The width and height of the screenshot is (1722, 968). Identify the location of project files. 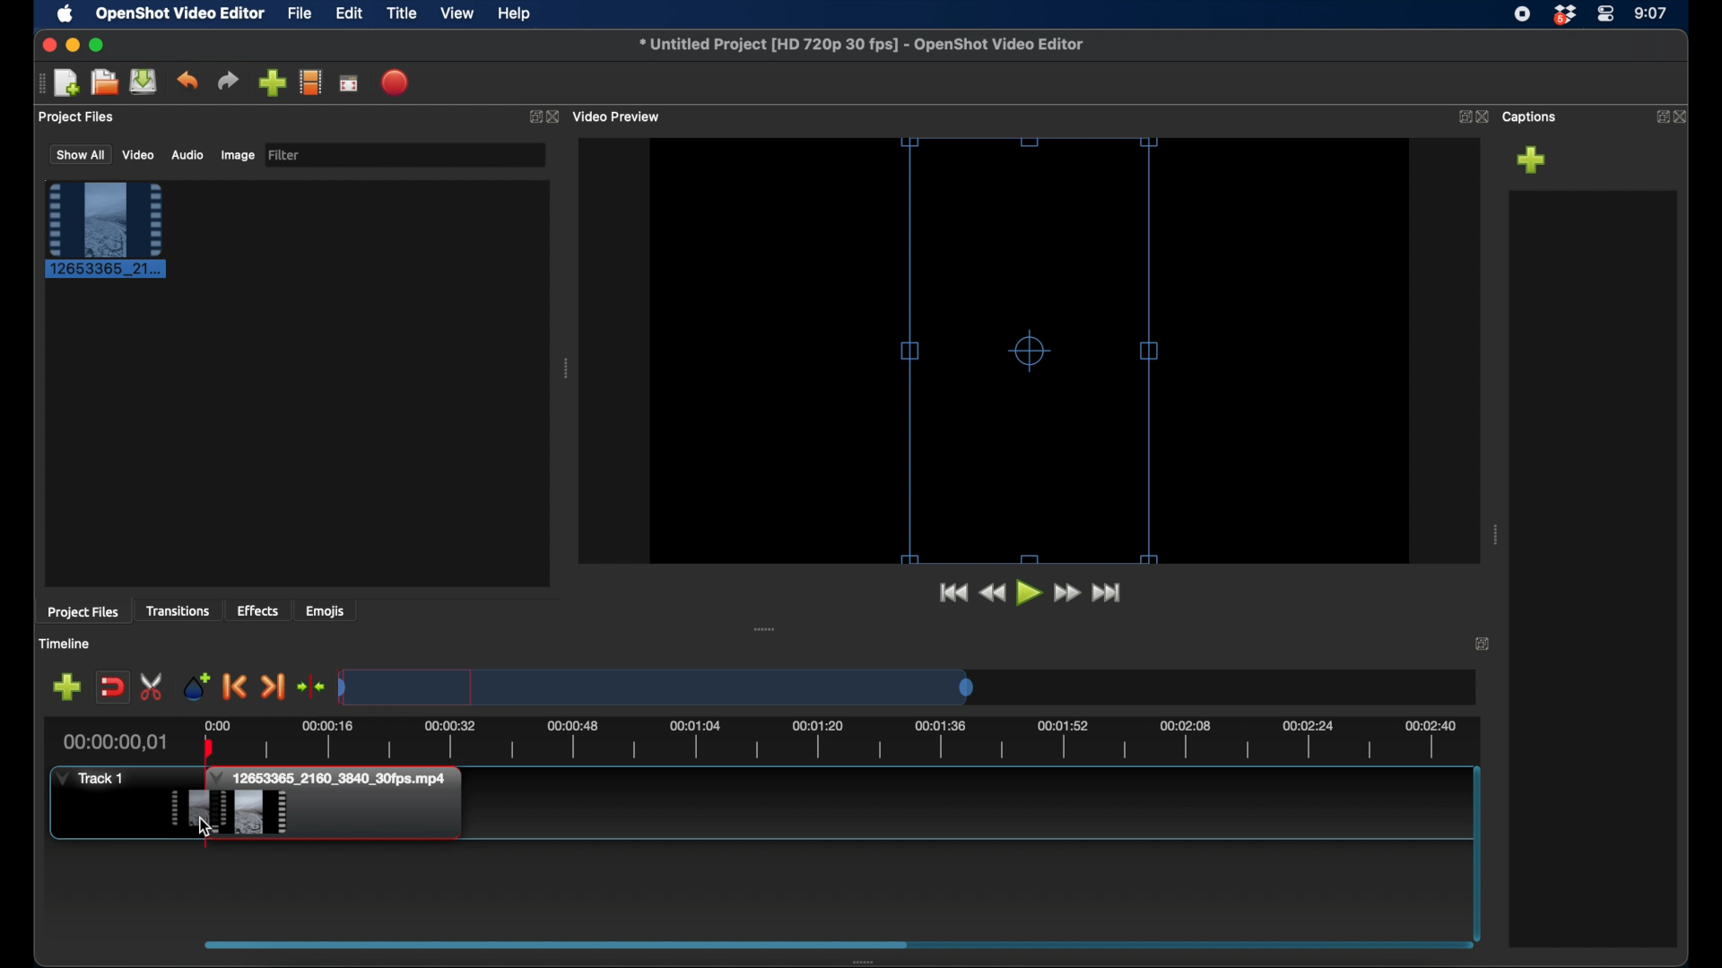
(78, 117).